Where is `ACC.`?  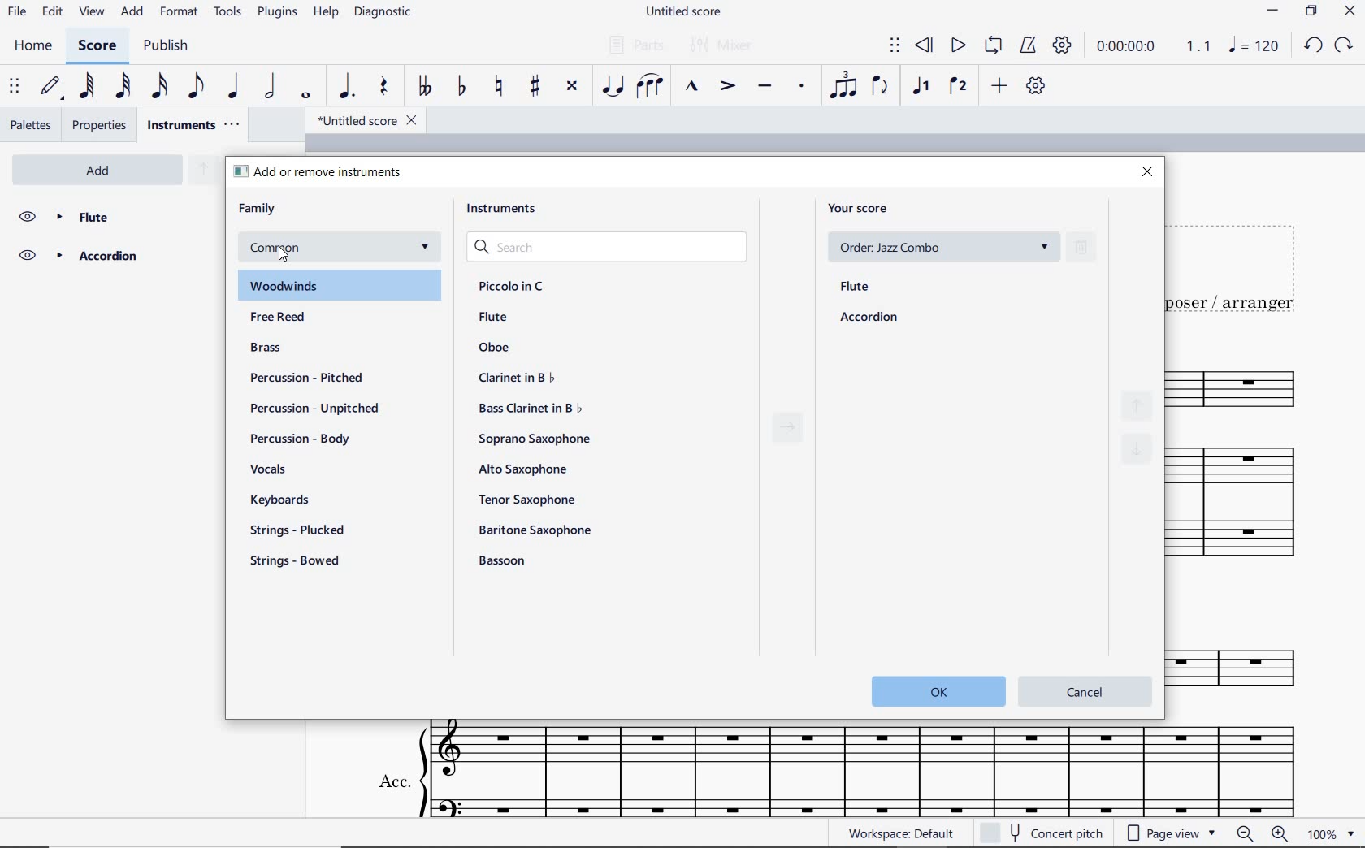
ACC. is located at coordinates (834, 770).